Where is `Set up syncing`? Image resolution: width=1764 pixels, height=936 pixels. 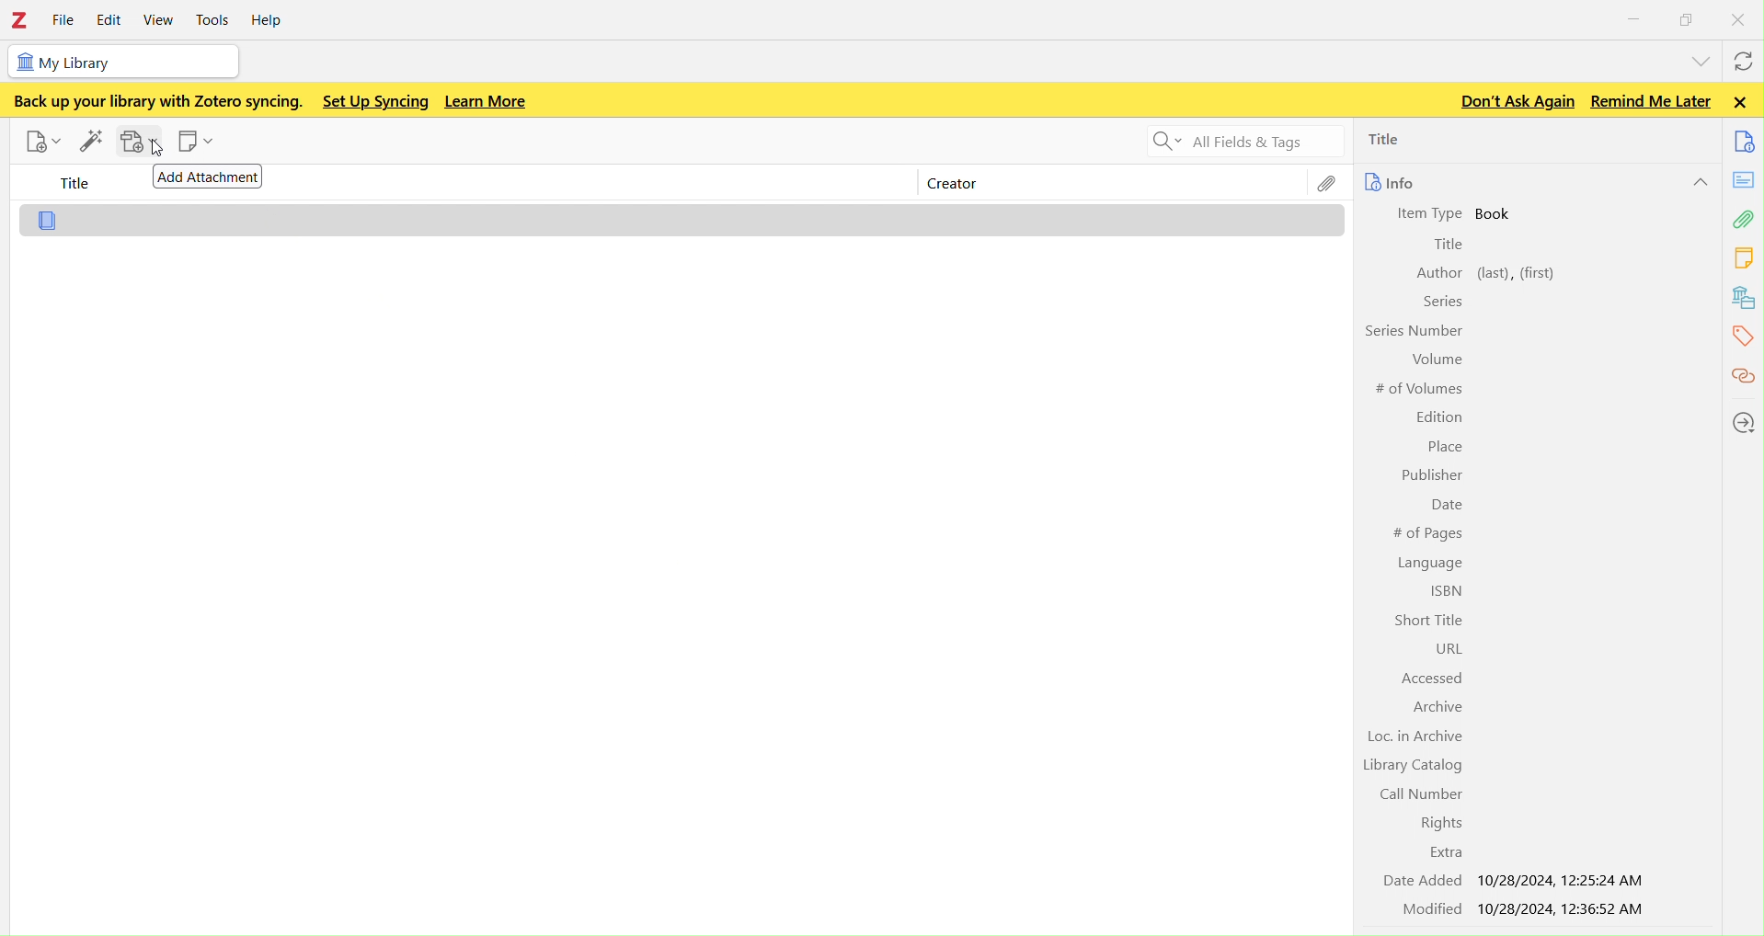 Set up syncing is located at coordinates (375, 103).